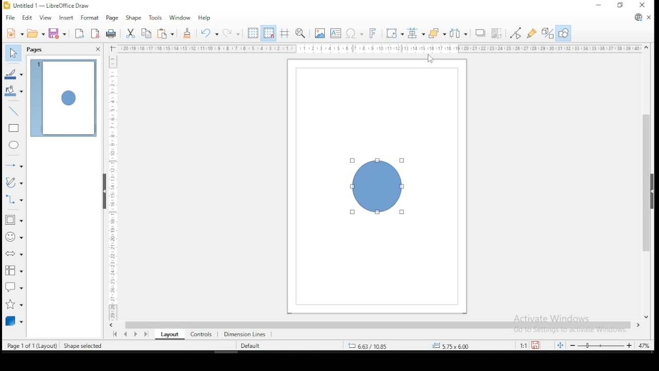 The image size is (659, 371). I want to click on edit, so click(27, 18).